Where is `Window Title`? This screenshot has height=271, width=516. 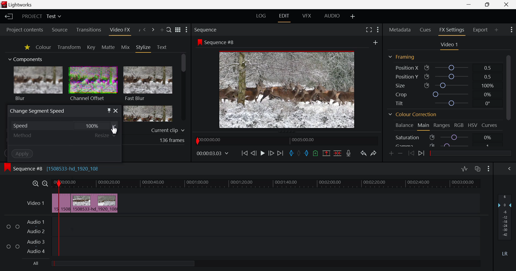
Window Title is located at coordinates (37, 111).